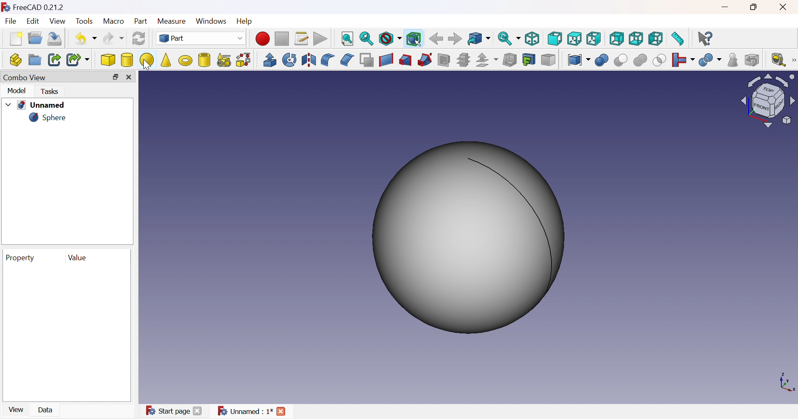  What do you see at coordinates (636, 38) in the screenshot?
I see `Bottom` at bounding box center [636, 38].